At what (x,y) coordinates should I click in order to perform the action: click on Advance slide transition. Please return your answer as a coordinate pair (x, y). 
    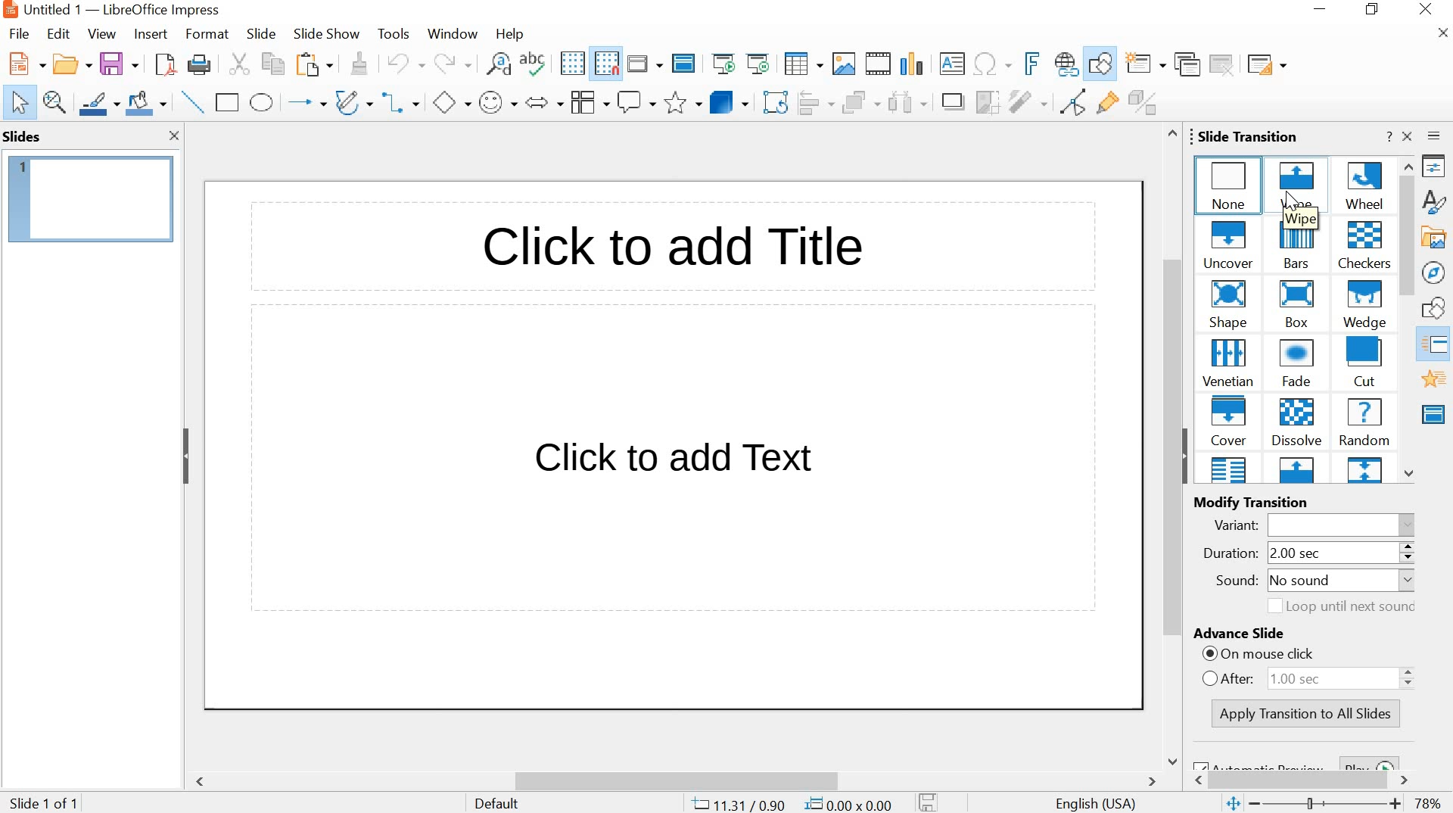
    Looking at the image, I should click on (1307, 635).